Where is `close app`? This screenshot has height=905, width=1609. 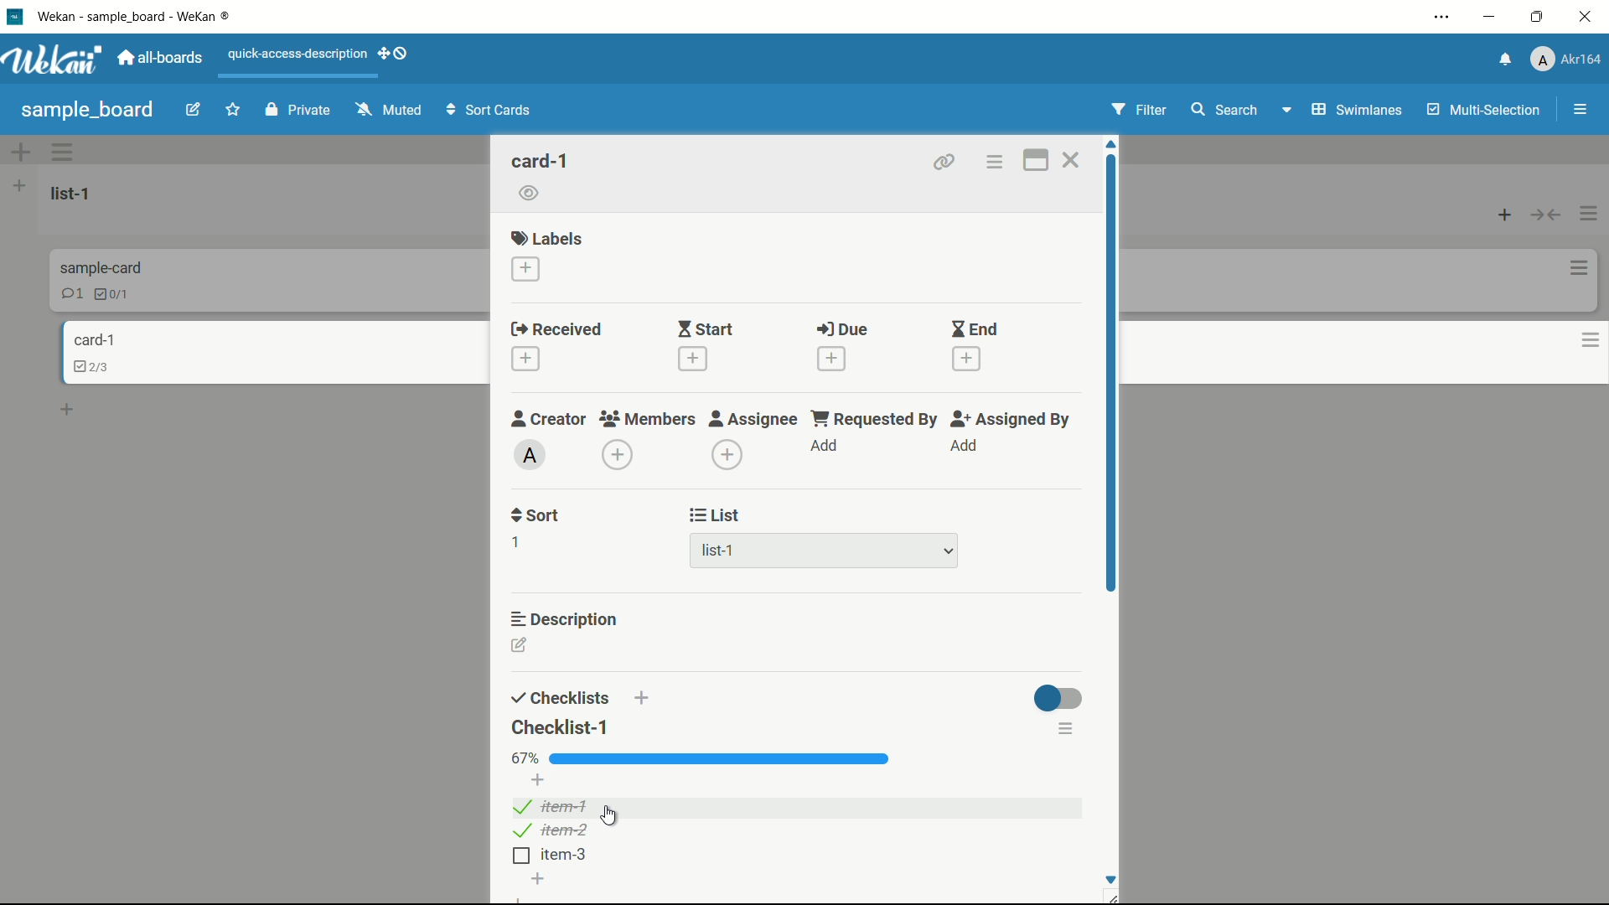 close app is located at coordinates (1587, 18).